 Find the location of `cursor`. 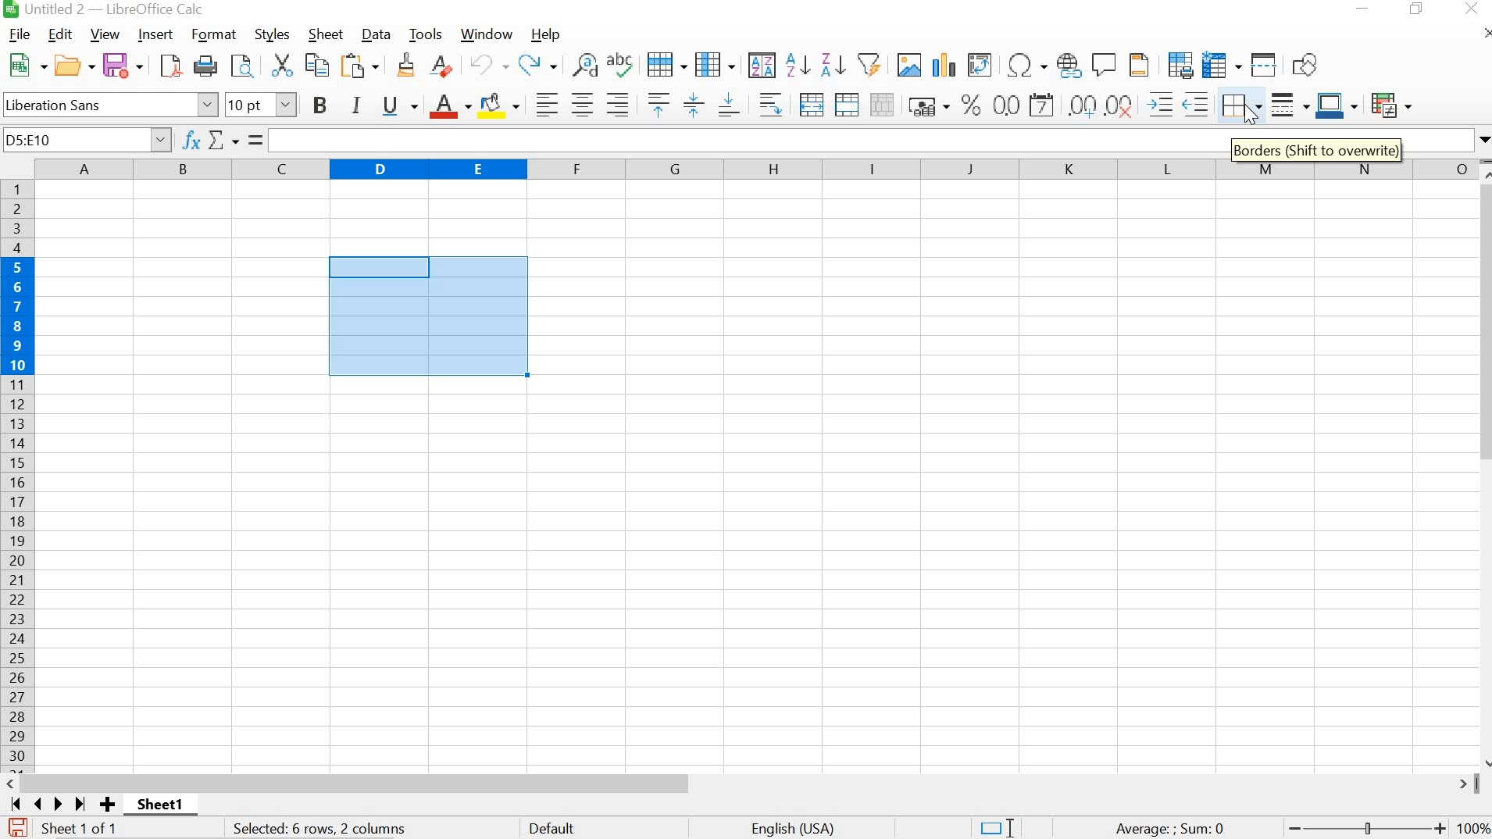

cursor is located at coordinates (1251, 116).